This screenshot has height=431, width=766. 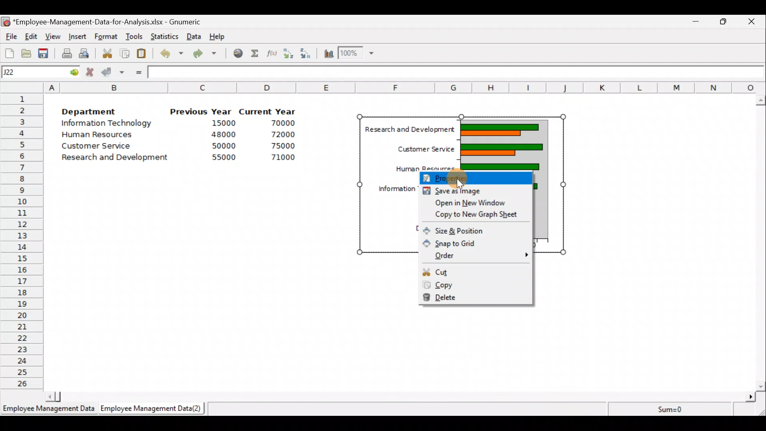 What do you see at coordinates (462, 229) in the screenshot?
I see `Size & position` at bounding box center [462, 229].